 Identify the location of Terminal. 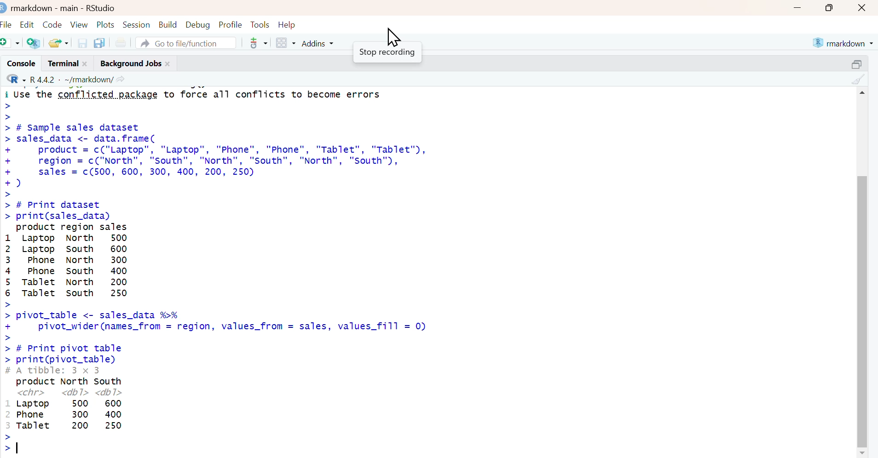
(61, 63).